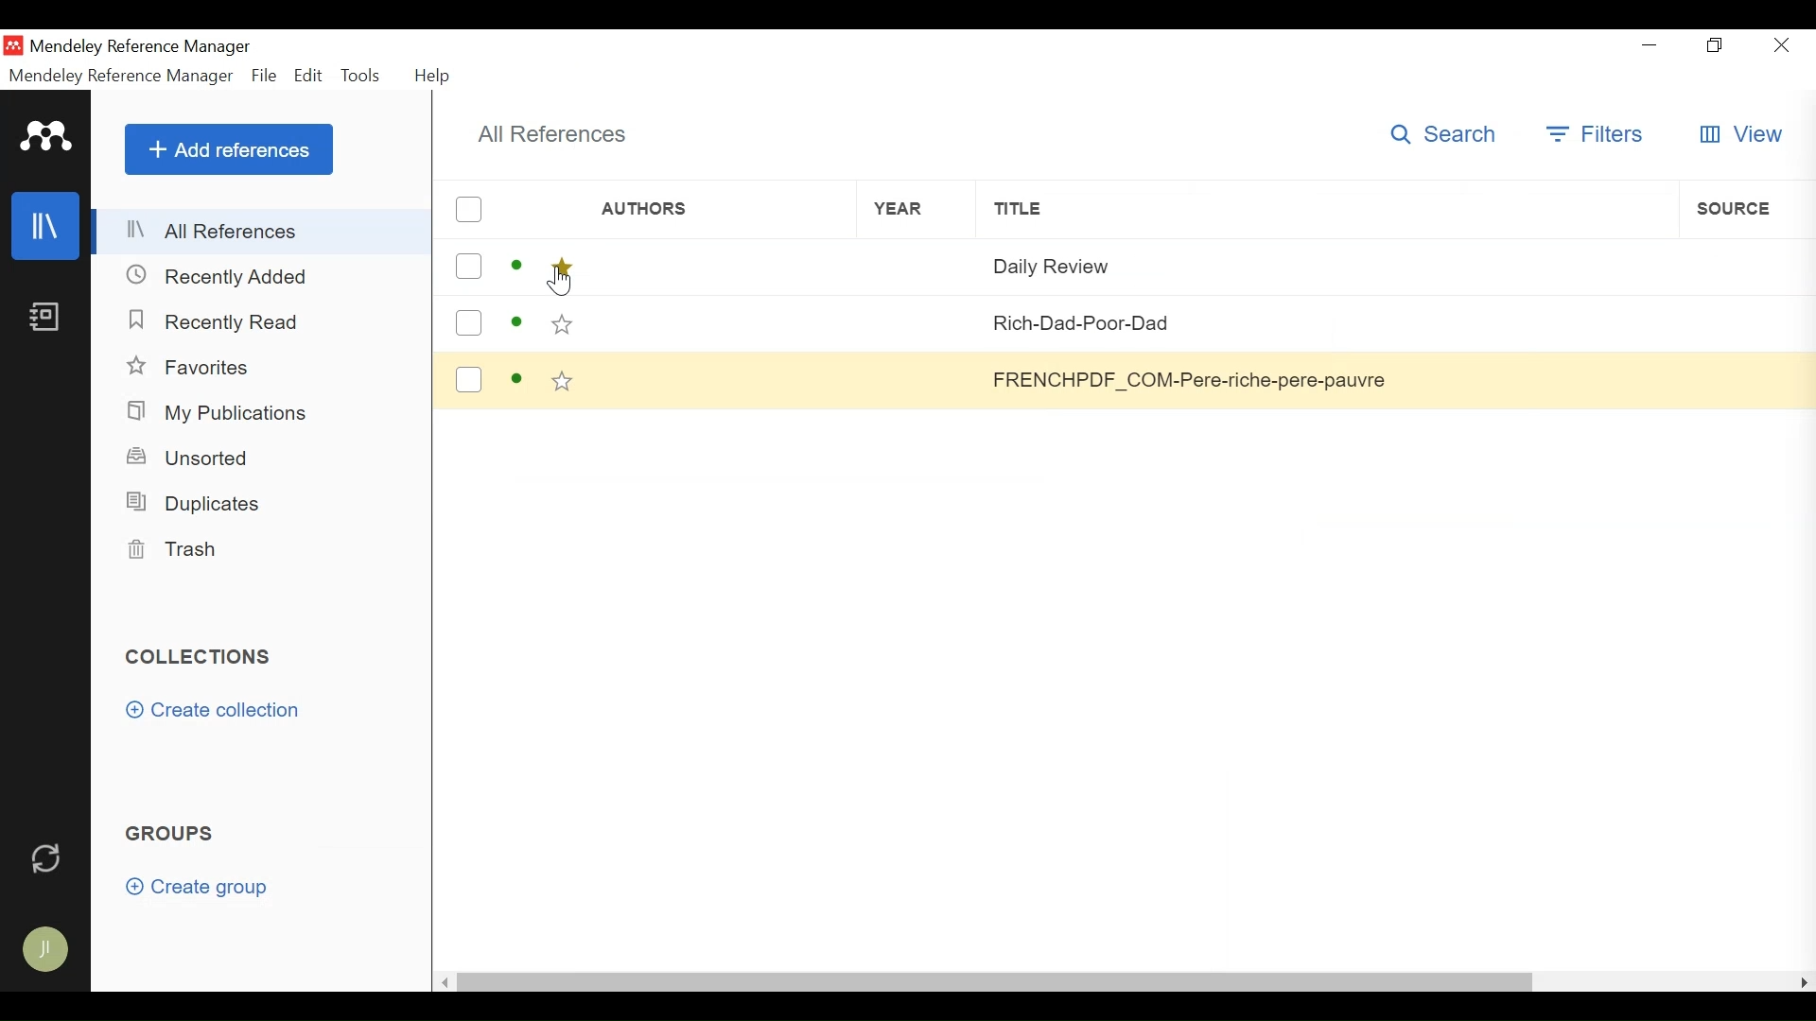 This screenshot has width=1816, height=1021. What do you see at coordinates (172, 832) in the screenshot?
I see `Groups` at bounding box center [172, 832].